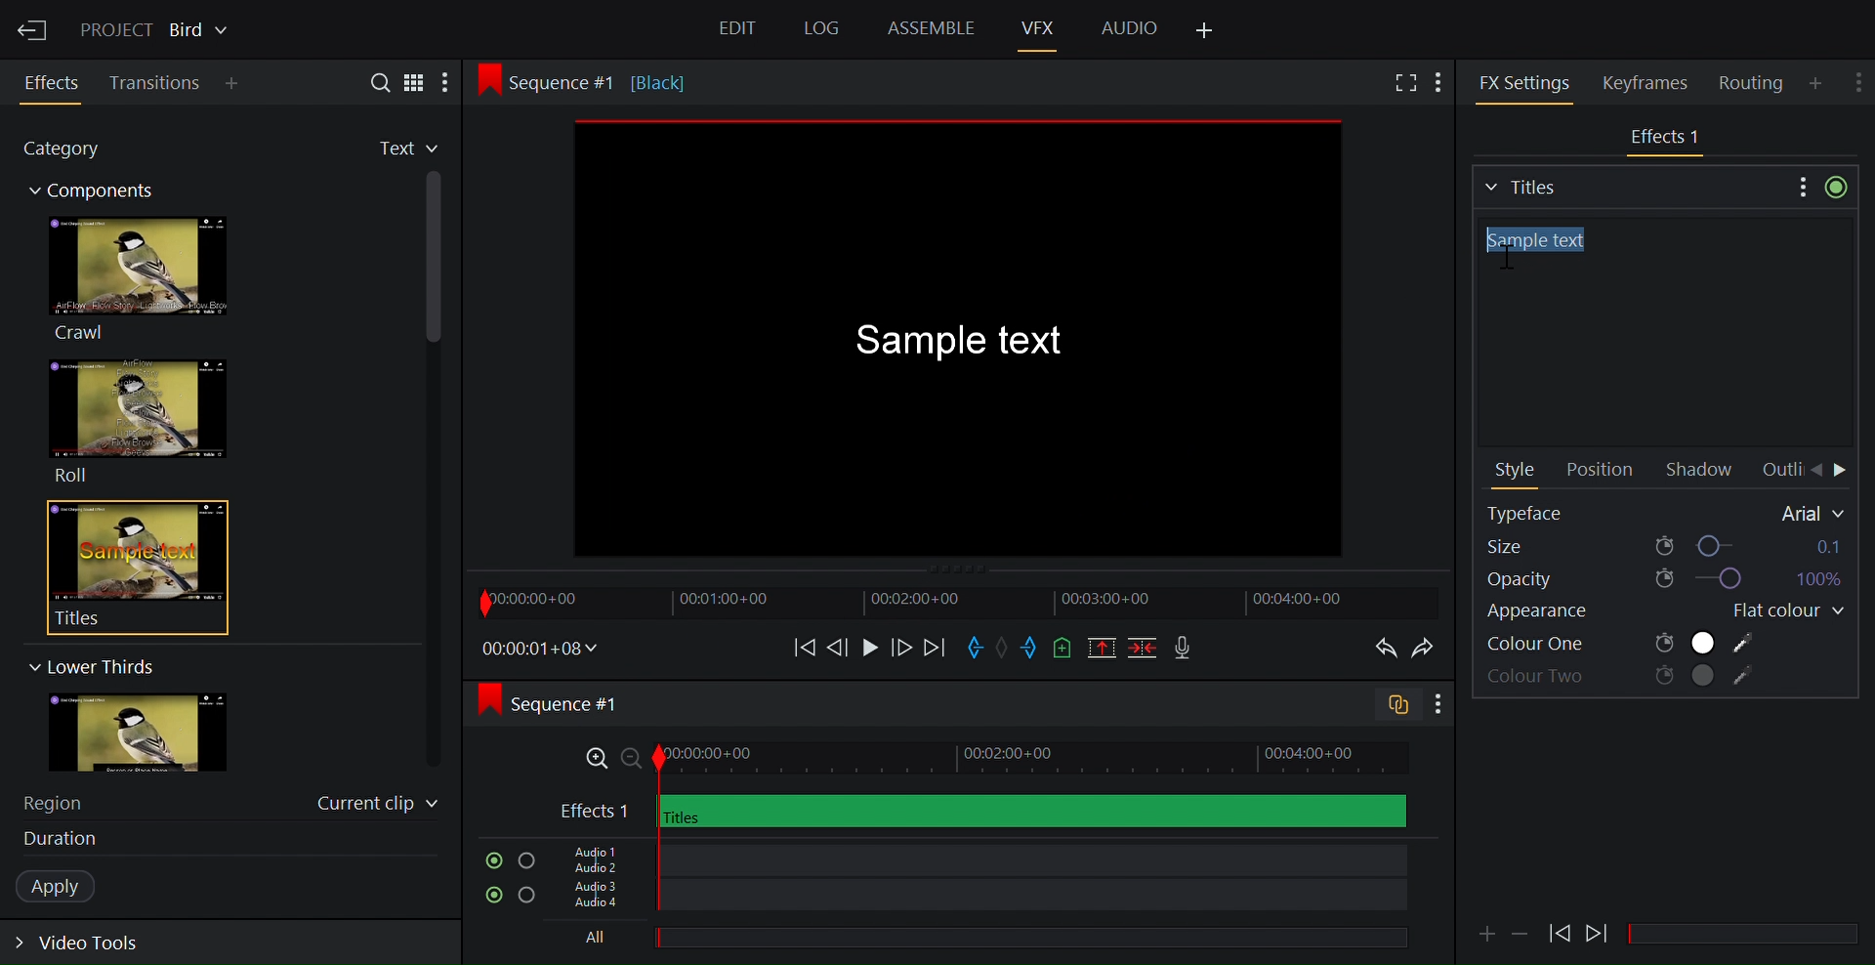  I want to click on Typeface, so click(1667, 513).